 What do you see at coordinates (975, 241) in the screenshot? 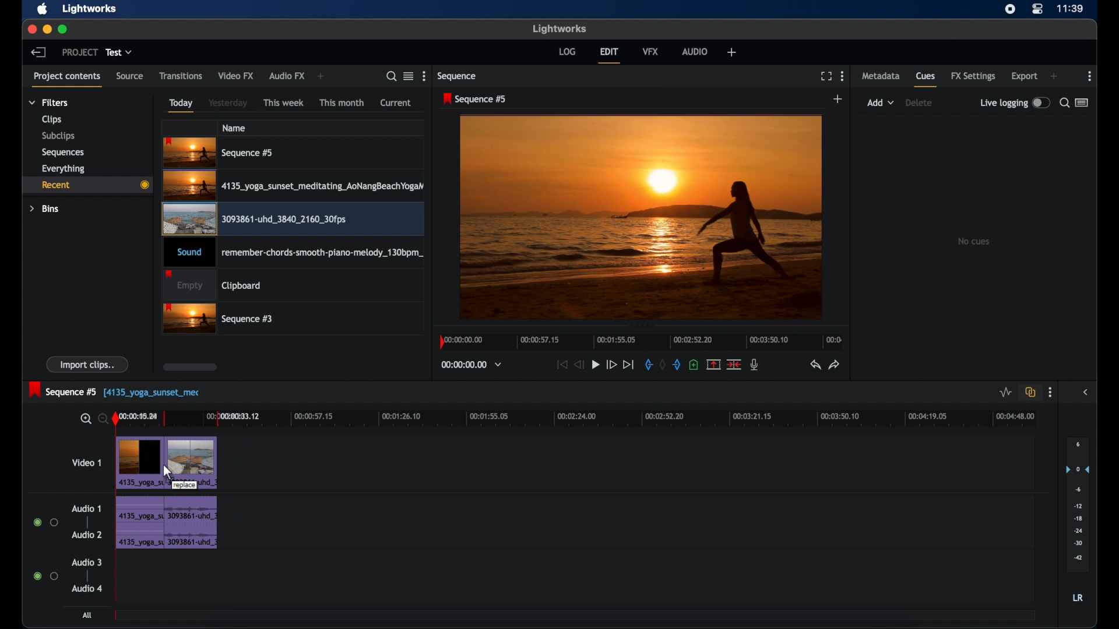
I see `no cues` at bounding box center [975, 241].